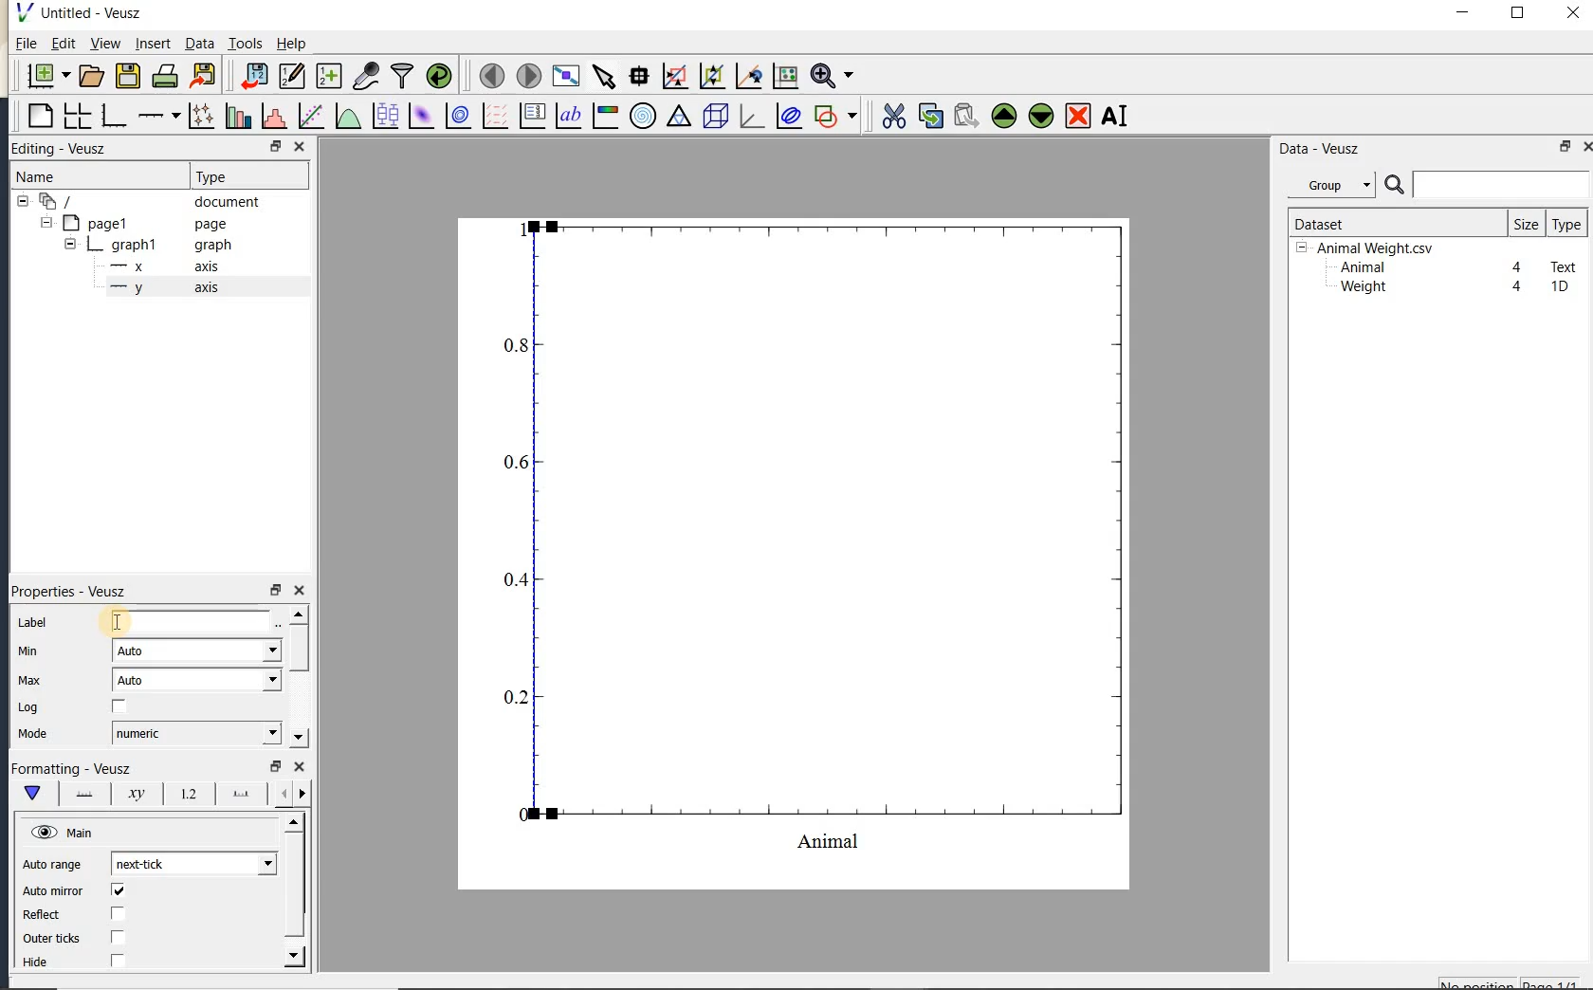 The width and height of the screenshot is (1593, 990). What do you see at coordinates (81, 794) in the screenshot?
I see `axis line` at bounding box center [81, 794].